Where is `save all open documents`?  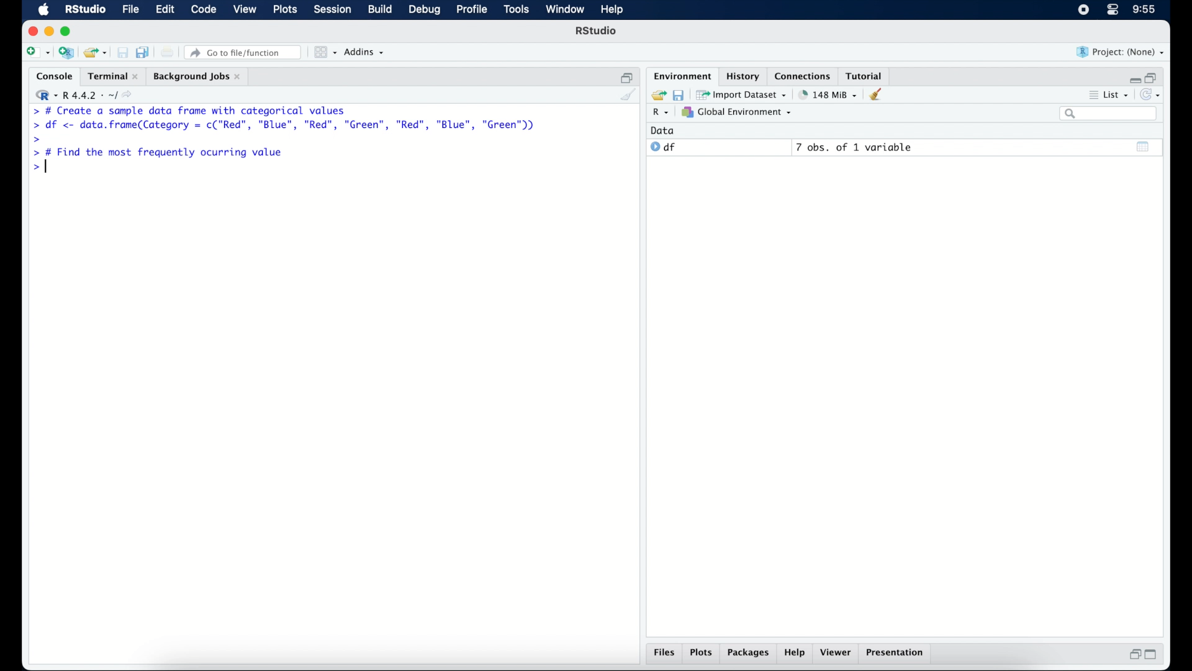
save all open documents is located at coordinates (143, 51).